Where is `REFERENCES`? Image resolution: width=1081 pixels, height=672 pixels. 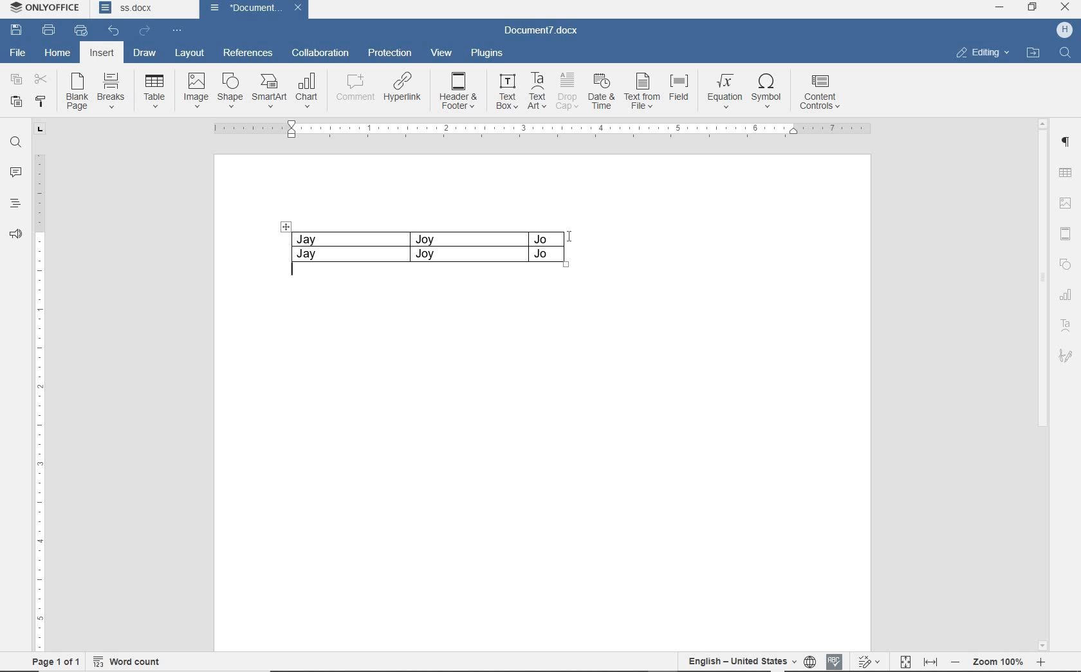
REFERENCES is located at coordinates (248, 53).